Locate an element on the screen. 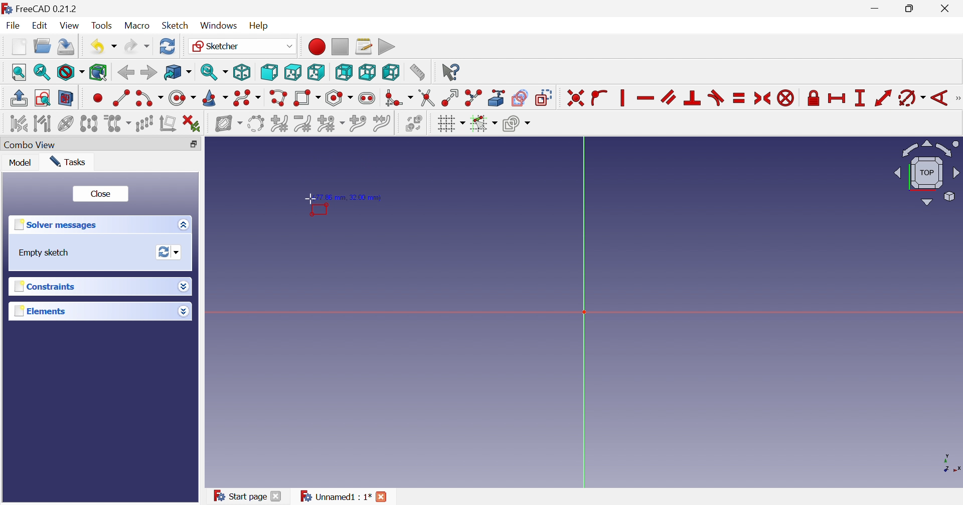 The height and width of the screenshot is (505, 963). Create arc is located at coordinates (149, 98).